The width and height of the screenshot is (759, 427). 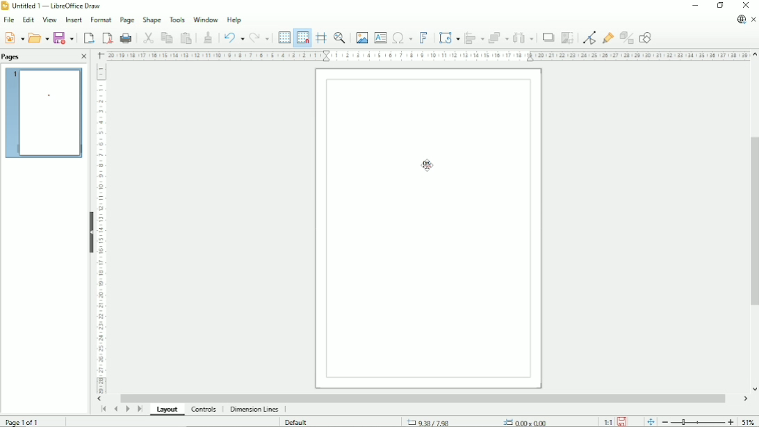 What do you see at coordinates (607, 421) in the screenshot?
I see `Scaling factor` at bounding box center [607, 421].